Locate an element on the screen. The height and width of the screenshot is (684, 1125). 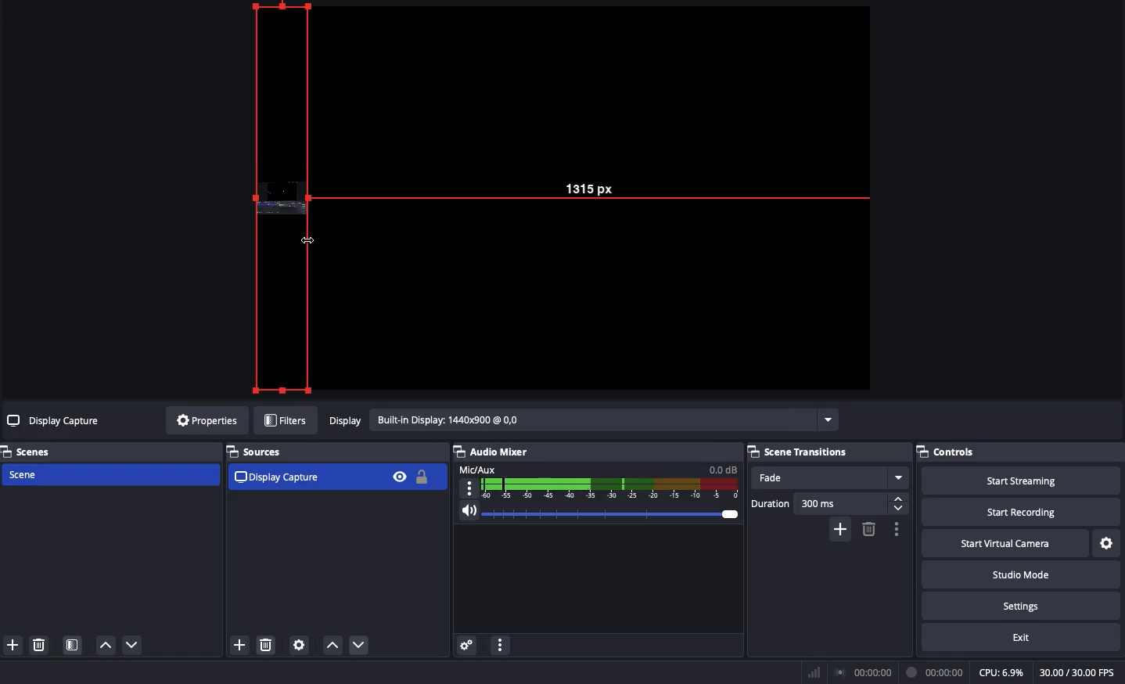
Volume is located at coordinates (595, 515).